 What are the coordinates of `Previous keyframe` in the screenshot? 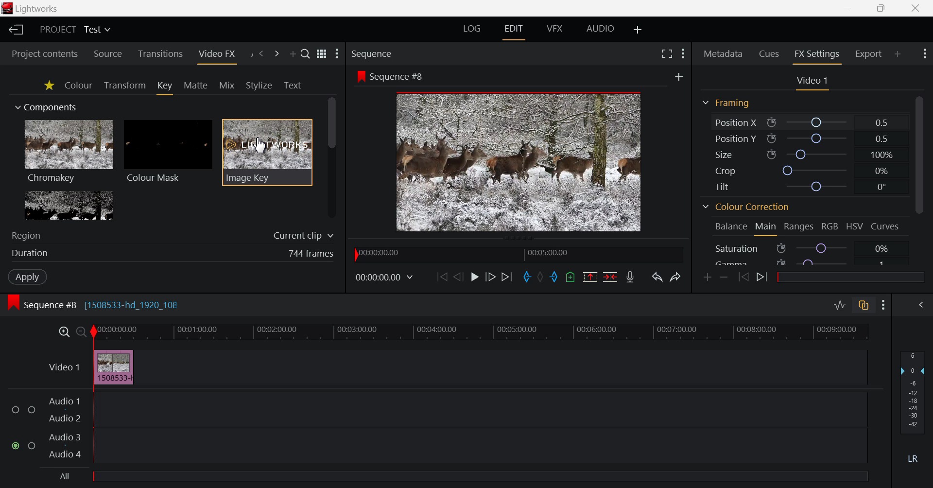 It's located at (743, 279).